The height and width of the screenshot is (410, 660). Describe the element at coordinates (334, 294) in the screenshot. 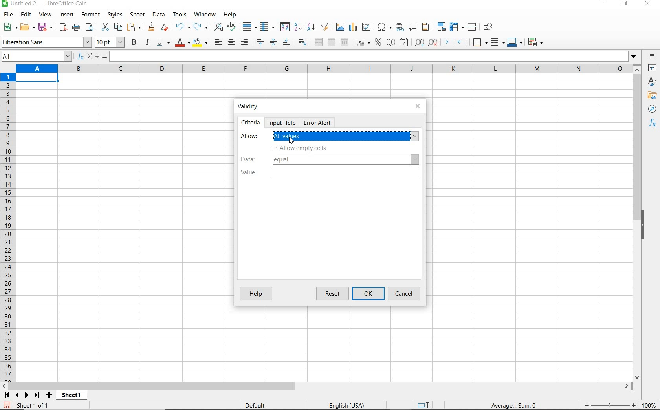

I see `reset` at that location.